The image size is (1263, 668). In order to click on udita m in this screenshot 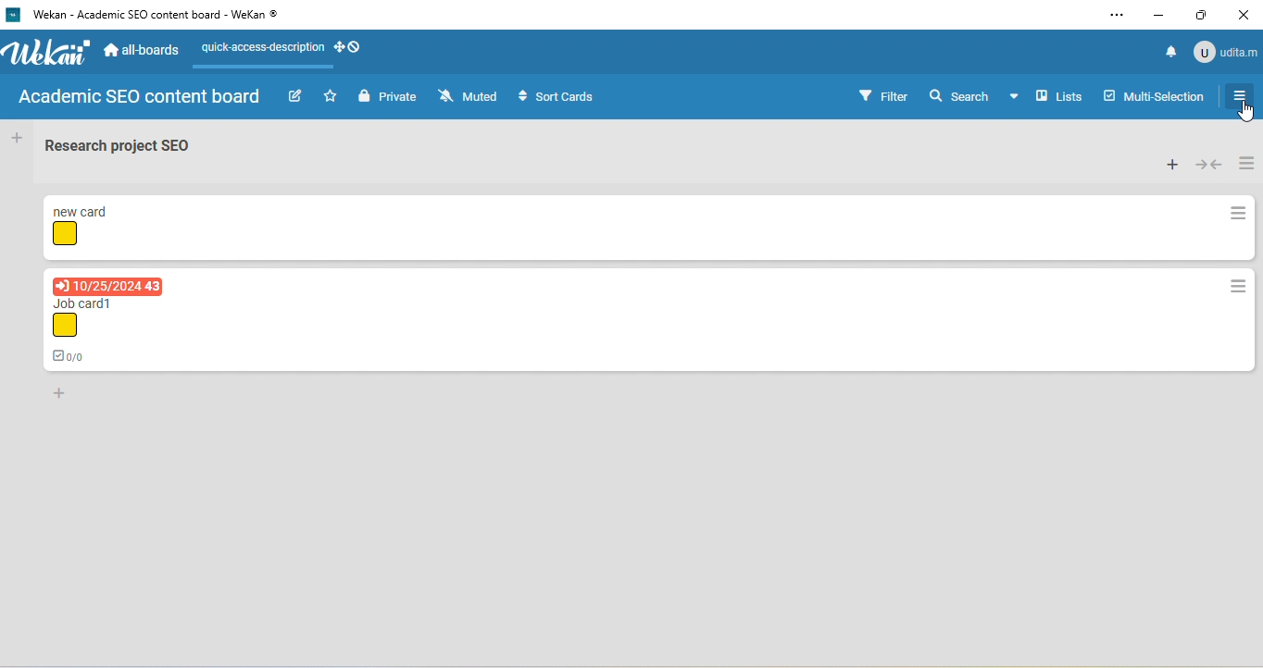, I will do `click(1228, 54)`.